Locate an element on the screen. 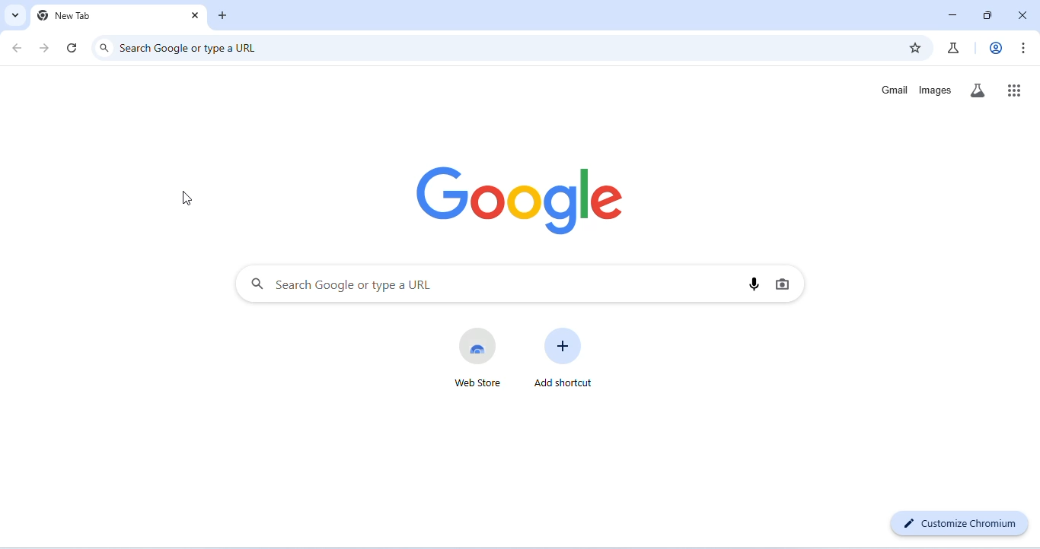  add bookmarks is located at coordinates (914, 48).